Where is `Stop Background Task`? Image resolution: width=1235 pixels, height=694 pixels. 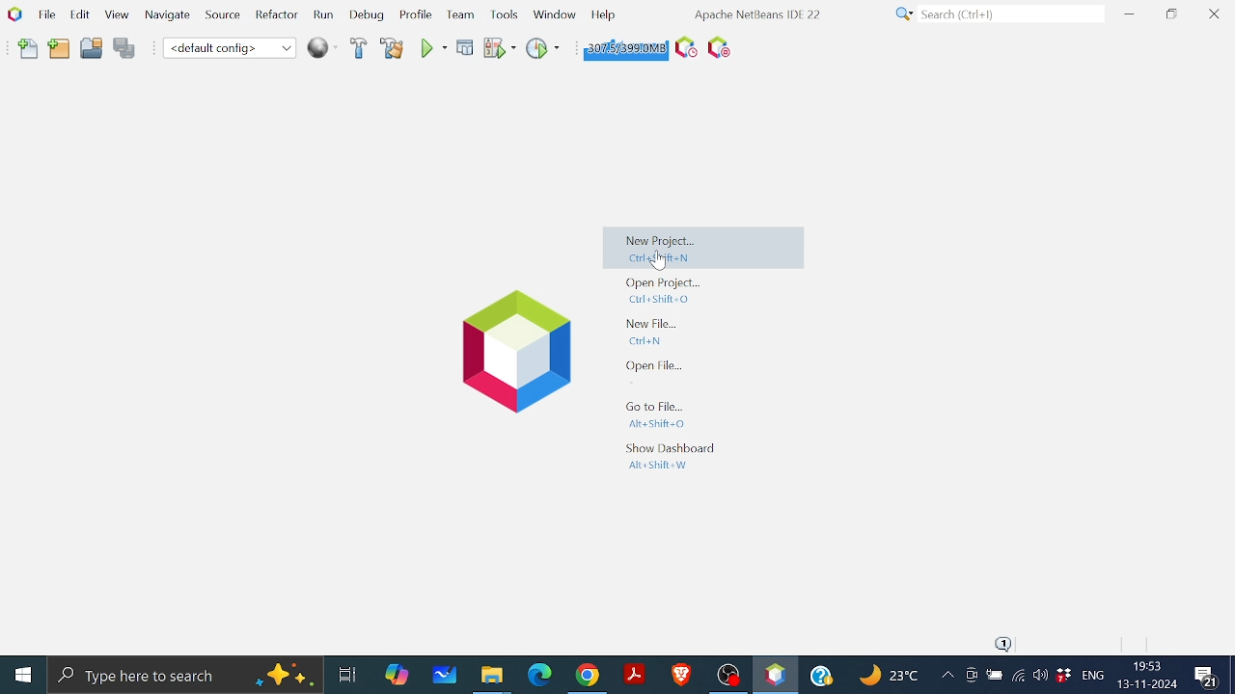 Stop Background Task is located at coordinates (718, 48).